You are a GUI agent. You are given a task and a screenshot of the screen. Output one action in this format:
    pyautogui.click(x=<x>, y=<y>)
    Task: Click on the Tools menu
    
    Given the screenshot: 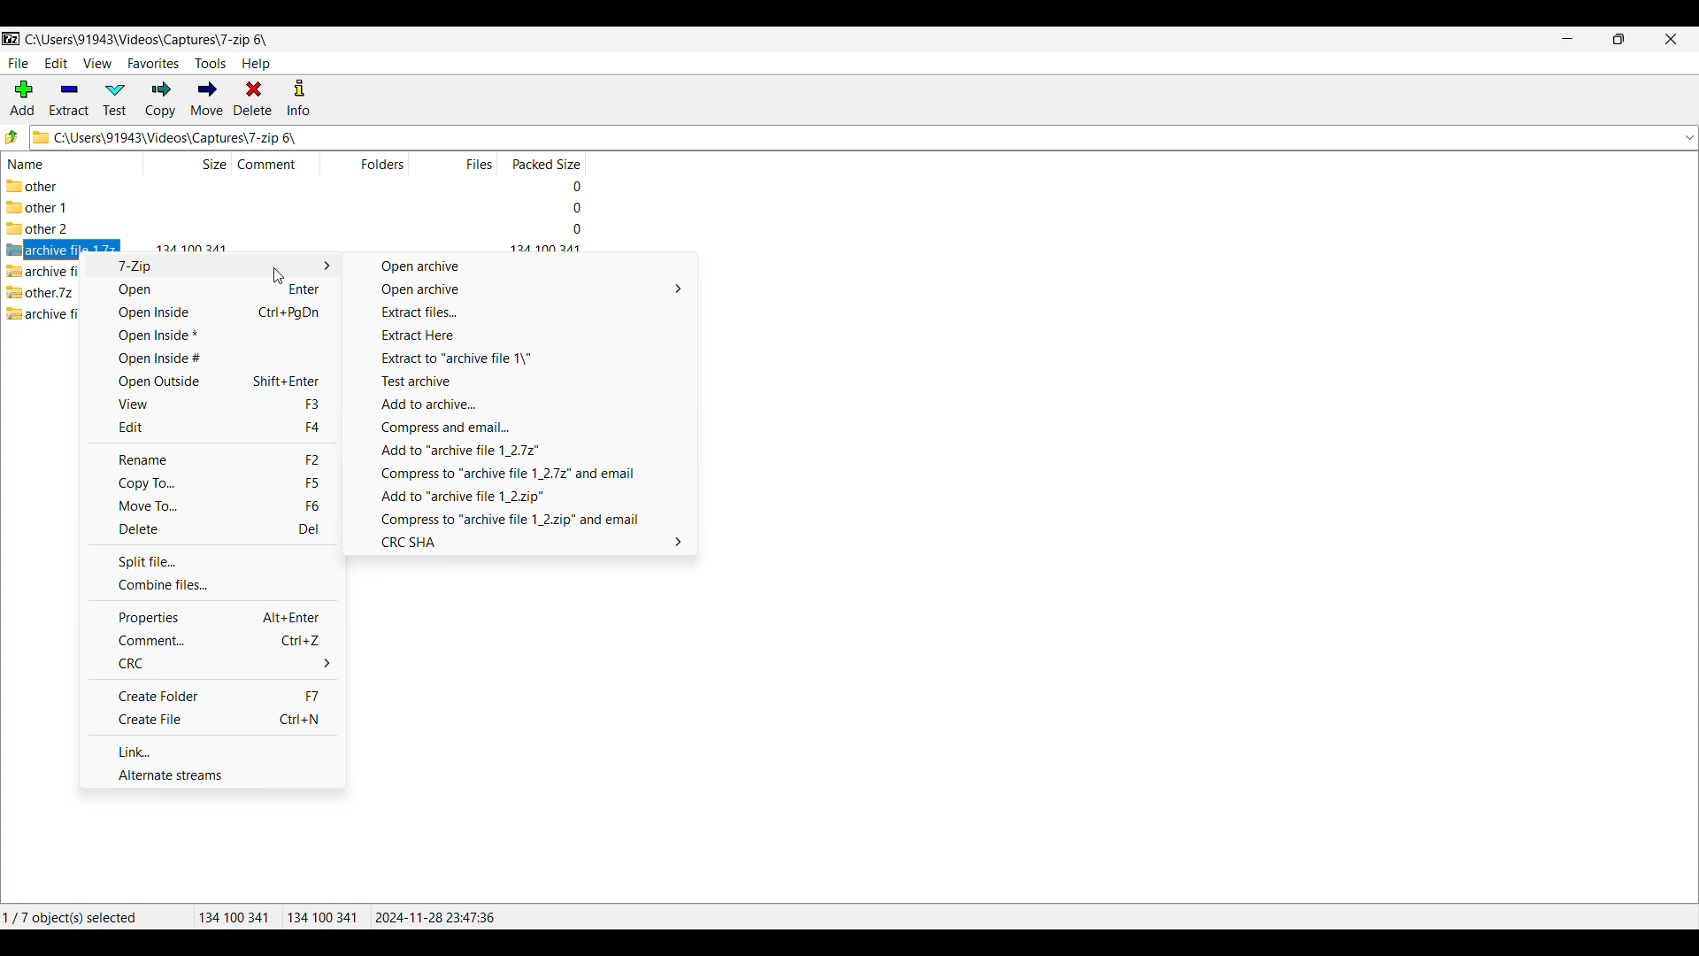 What is the action you would take?
    pyautogui.click(x=211, y=64)
    